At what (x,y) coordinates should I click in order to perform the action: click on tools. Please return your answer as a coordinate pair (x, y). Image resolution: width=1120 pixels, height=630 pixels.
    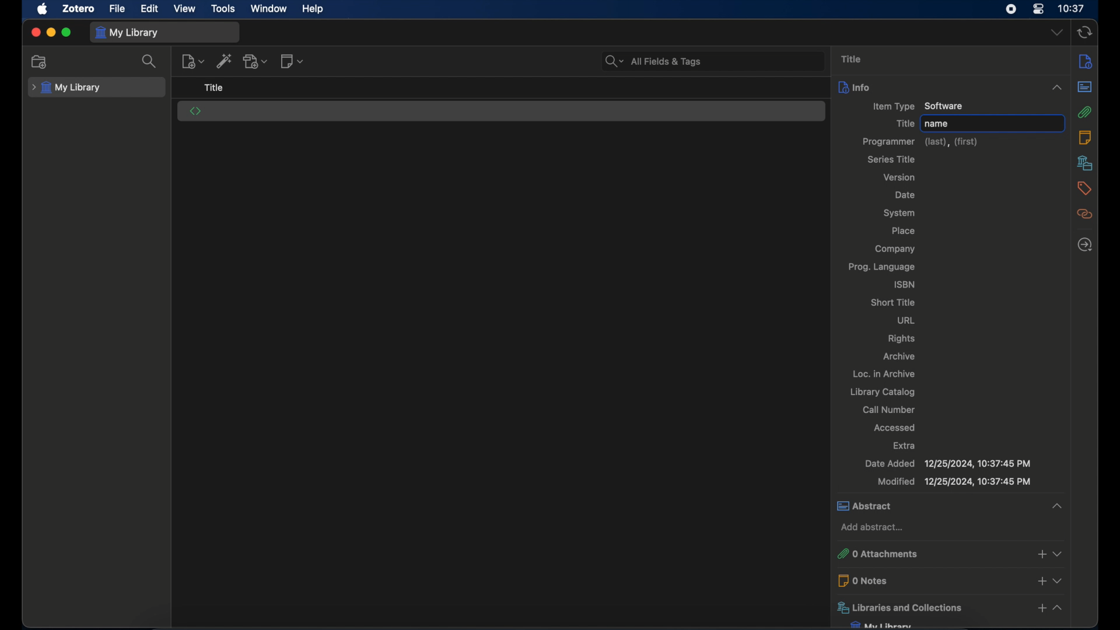
    Looking at the image, I should click on (223, 9).